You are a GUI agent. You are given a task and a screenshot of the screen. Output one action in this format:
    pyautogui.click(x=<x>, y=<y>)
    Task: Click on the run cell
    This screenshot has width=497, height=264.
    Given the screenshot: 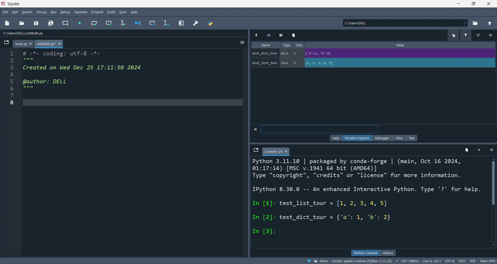 What is the action you would take?
    pyautogui.click(x=93, y=23)
    